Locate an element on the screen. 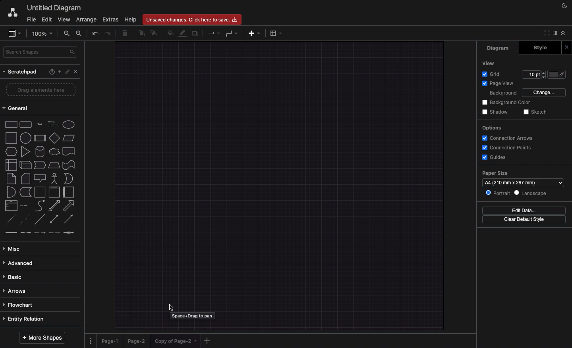 The image size is (572, 348). Edit data is located at coordinates (522, 210).